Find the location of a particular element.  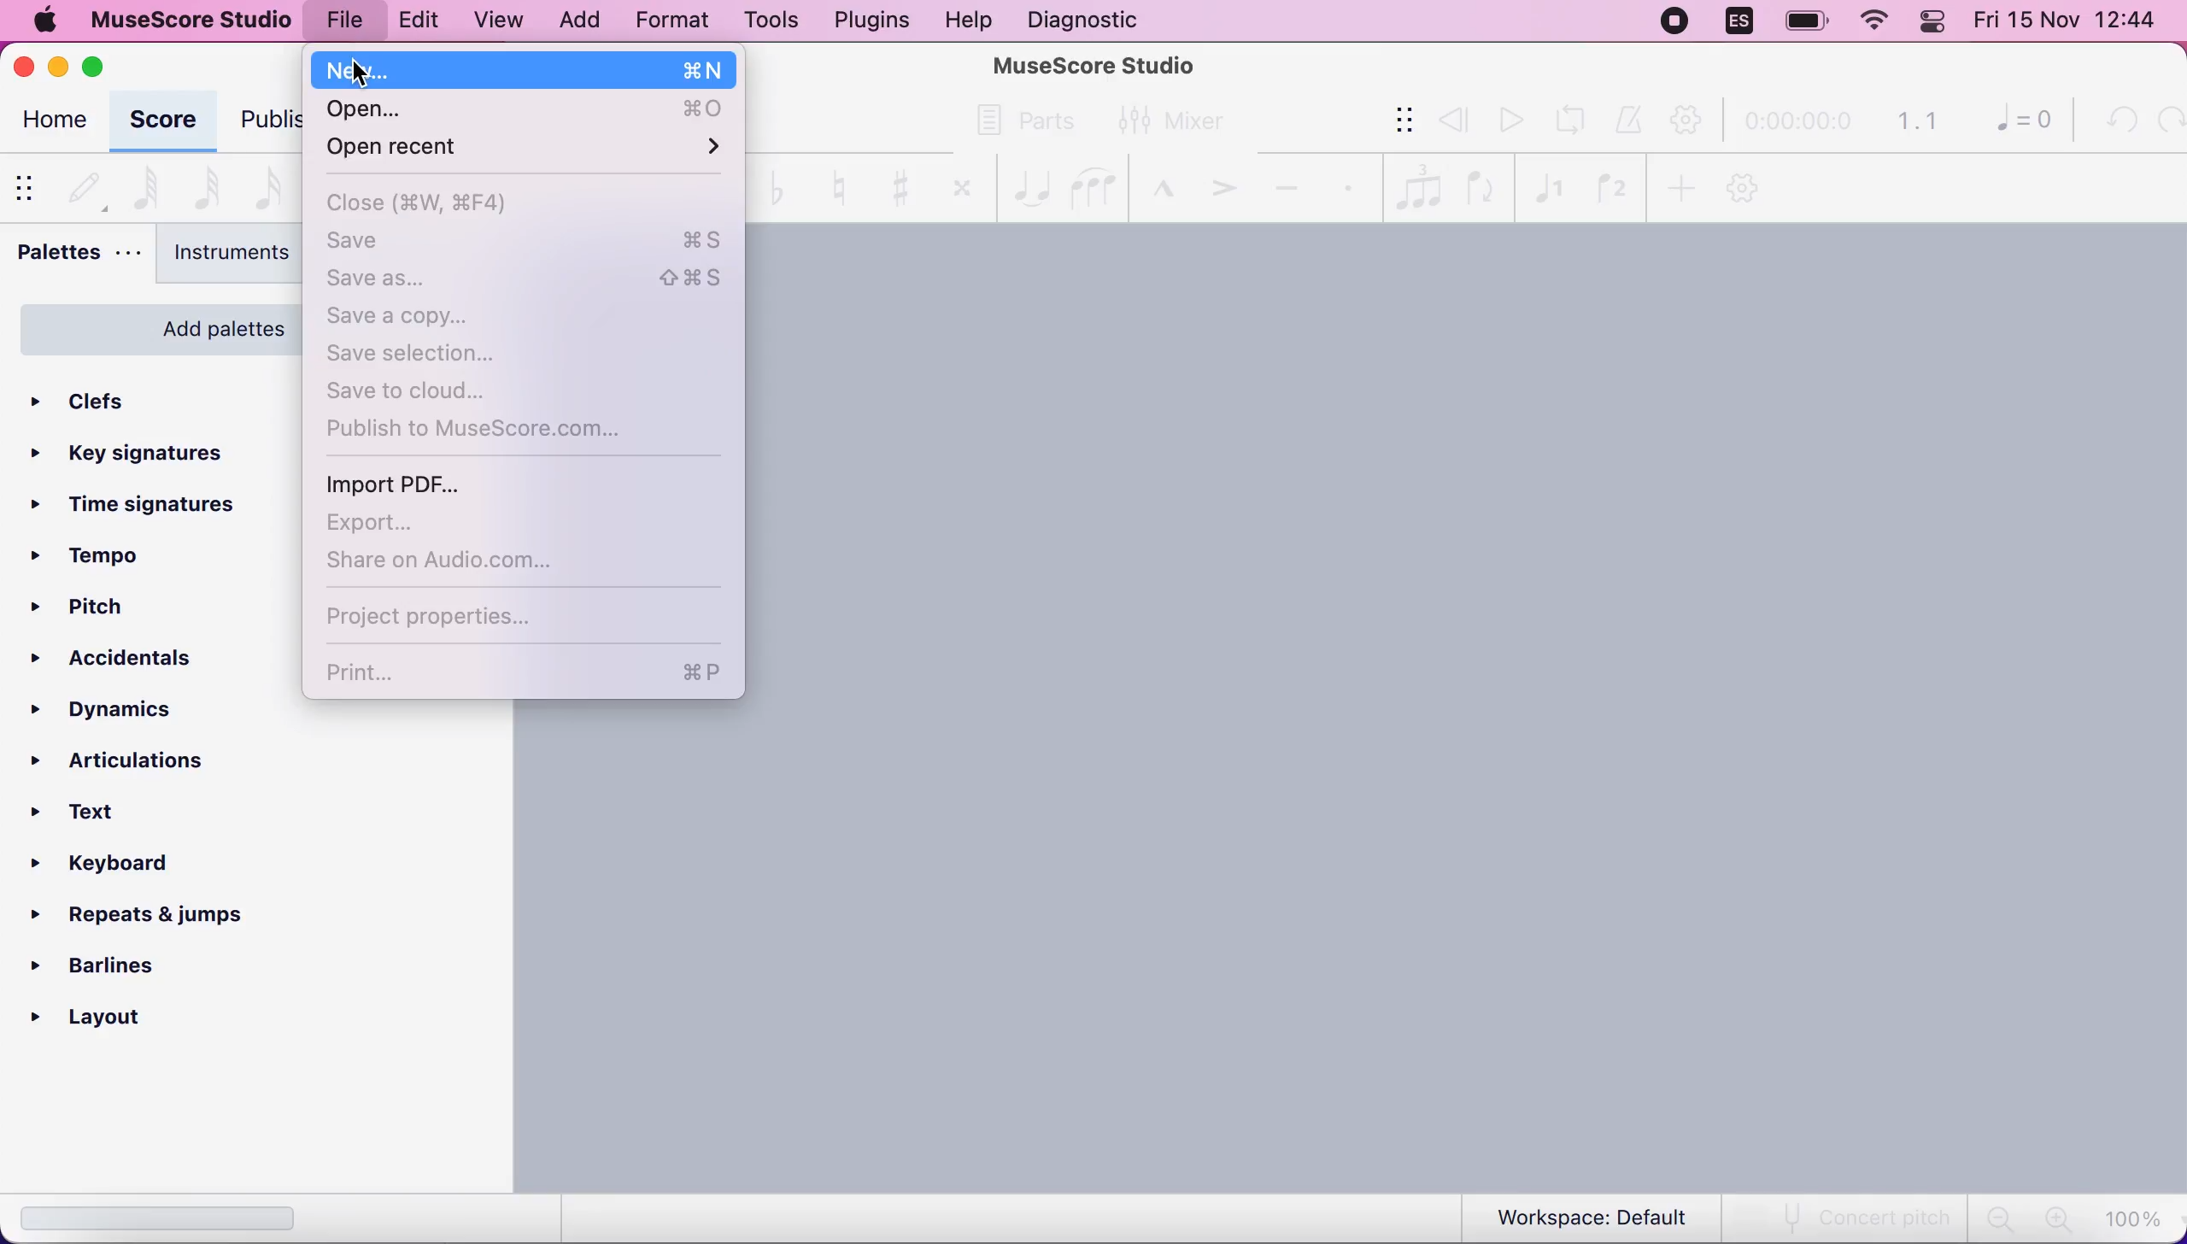

concert pitch is located at coordinates (1848, 1218).